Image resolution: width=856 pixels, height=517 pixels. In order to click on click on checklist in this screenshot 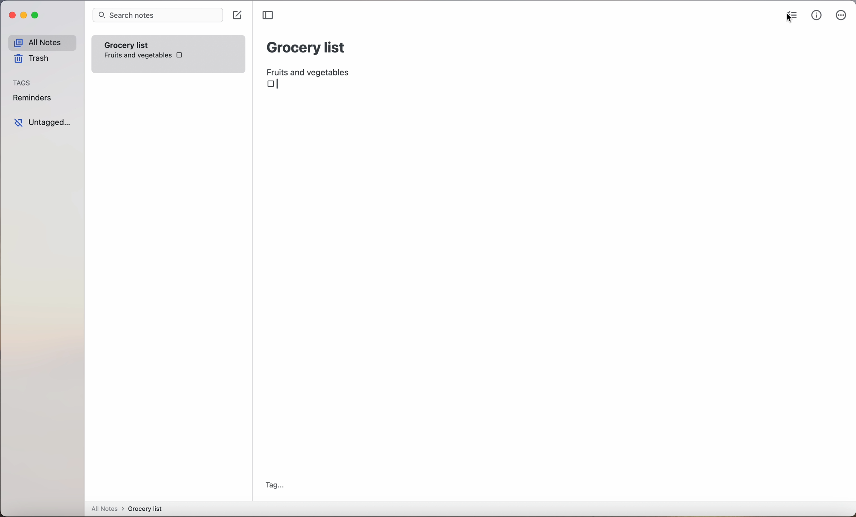, I will do `click(790, 17)`.